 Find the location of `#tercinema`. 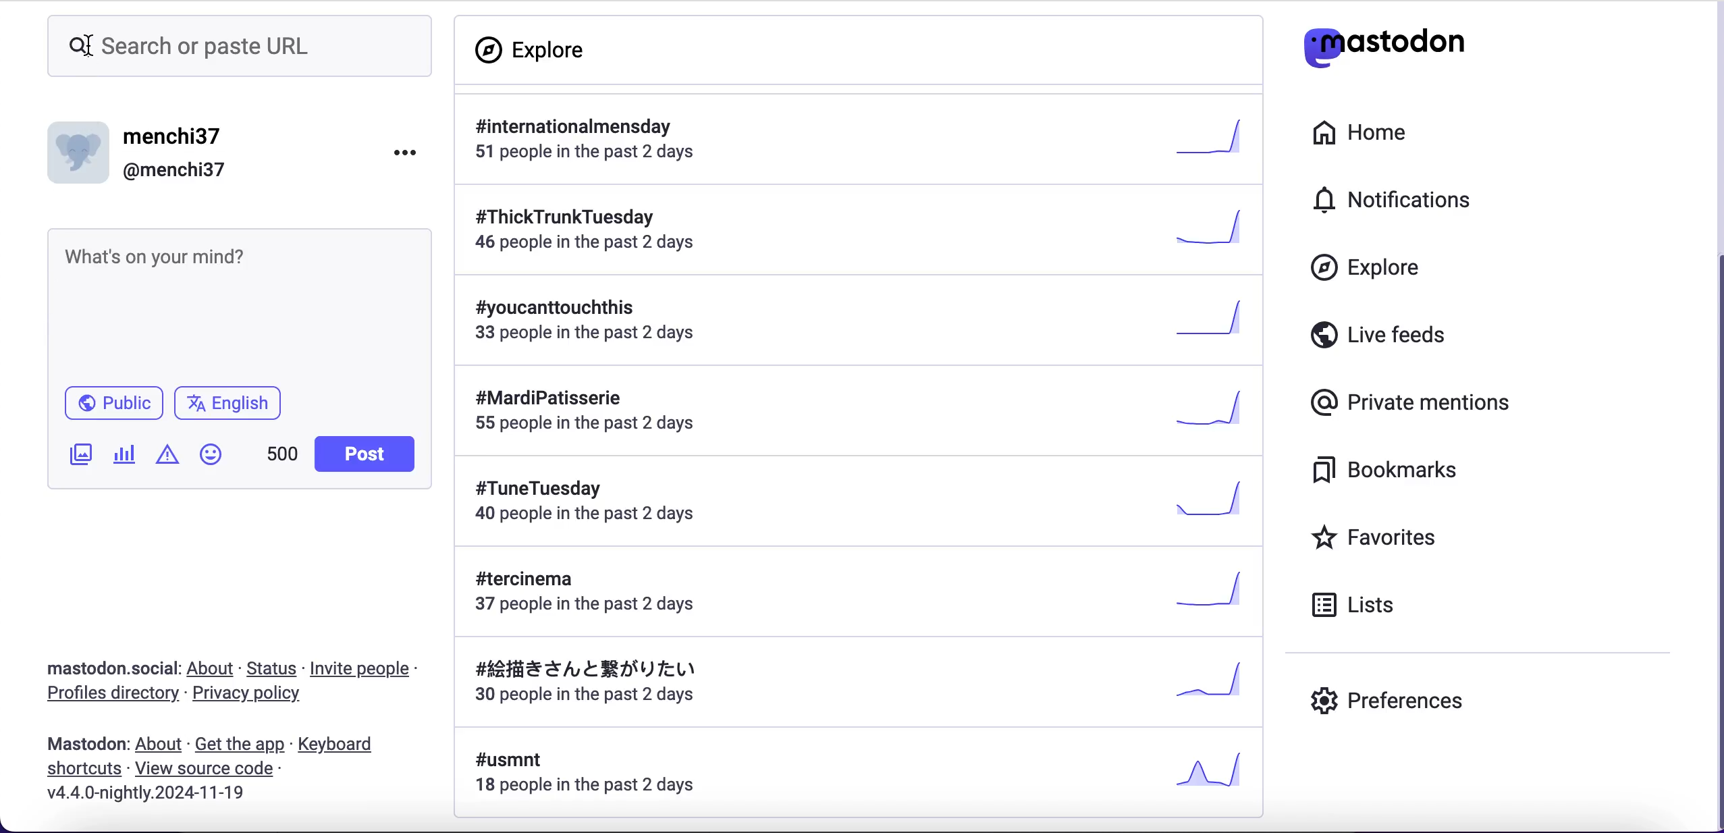

#tercinema is located at coordinates (856, 593).